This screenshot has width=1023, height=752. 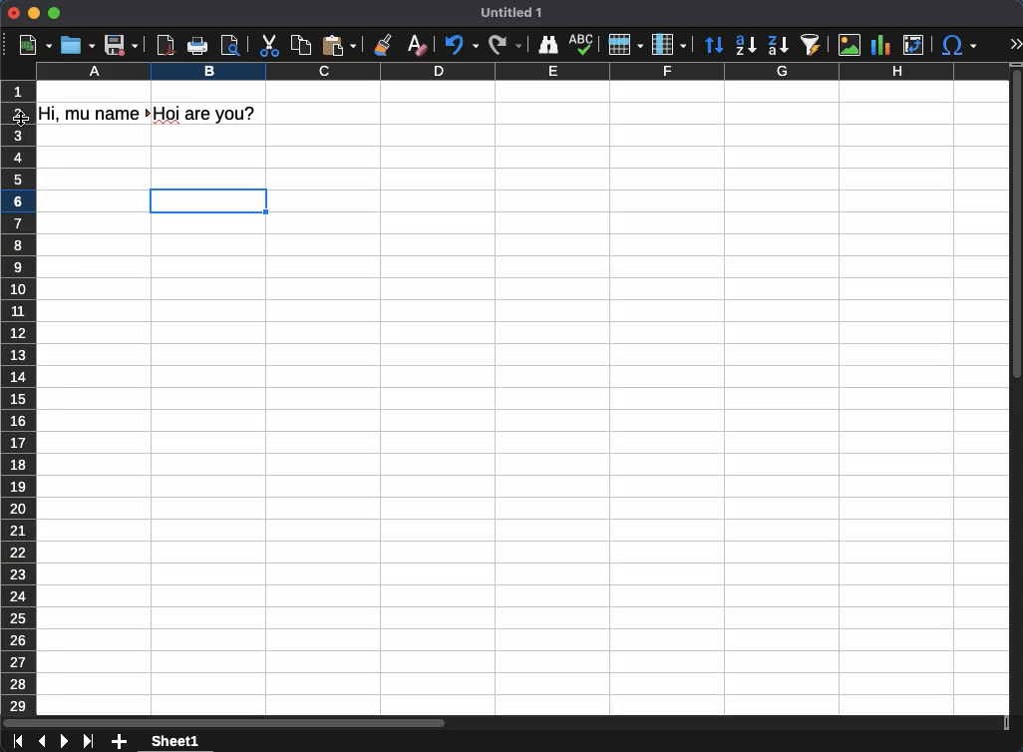 I want to click on clear formatting, so click(x=420, y=43).